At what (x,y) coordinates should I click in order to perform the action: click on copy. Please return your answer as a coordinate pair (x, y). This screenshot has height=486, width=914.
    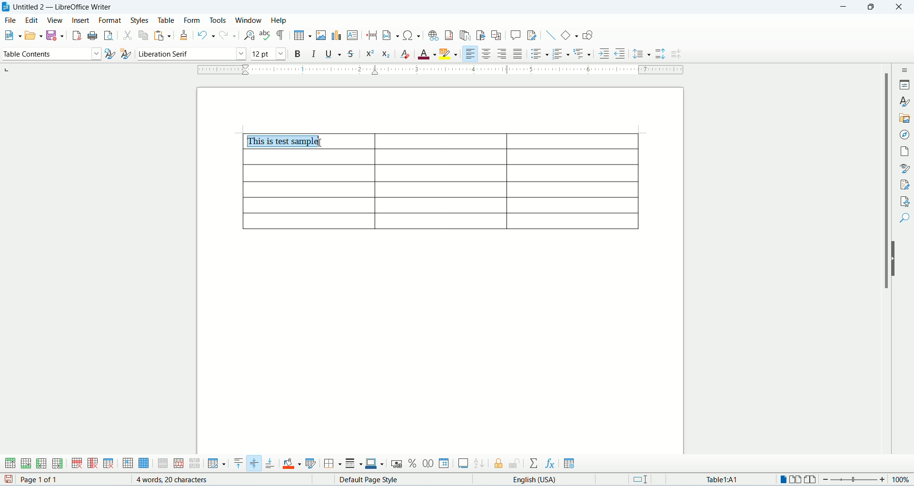
    Looking at the image, I should click on (143, 35).